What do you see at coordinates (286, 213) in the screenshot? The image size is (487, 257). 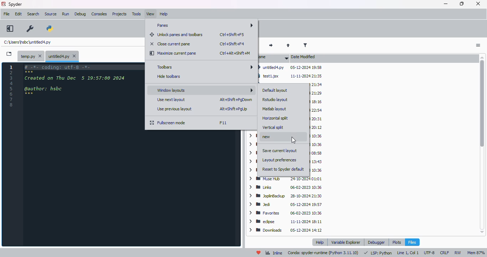 I see `Favorites` at bounding box center [286, 213].